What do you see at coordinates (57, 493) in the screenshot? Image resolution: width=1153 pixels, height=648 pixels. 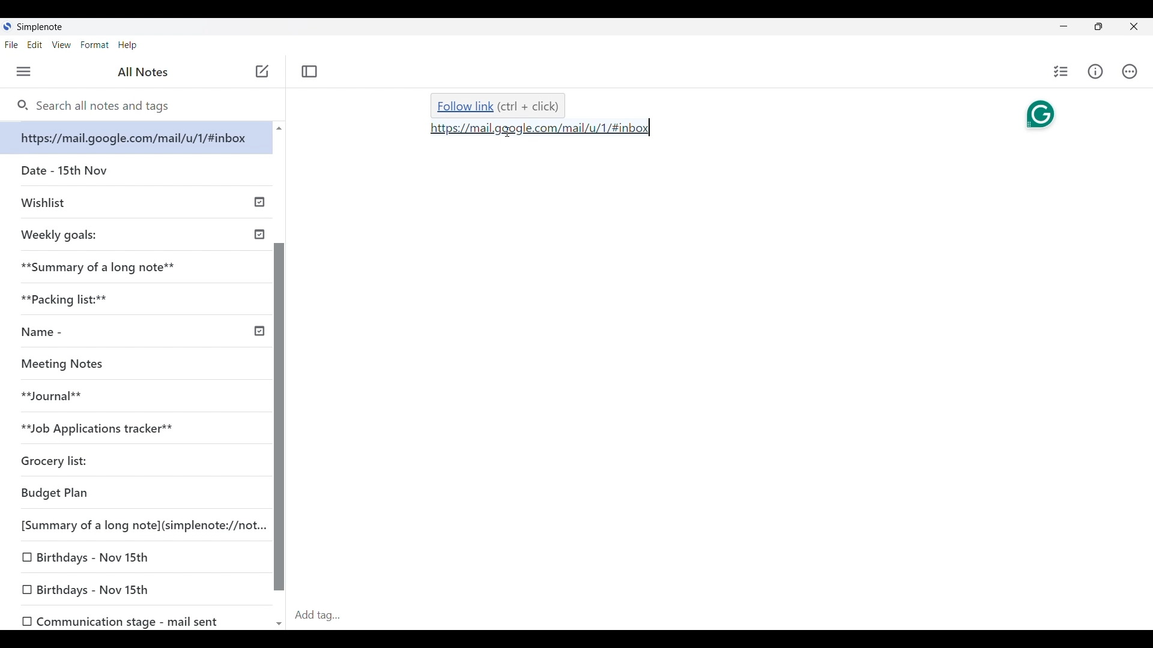 I see `Budget Plan` at bounding box center [57, 493].